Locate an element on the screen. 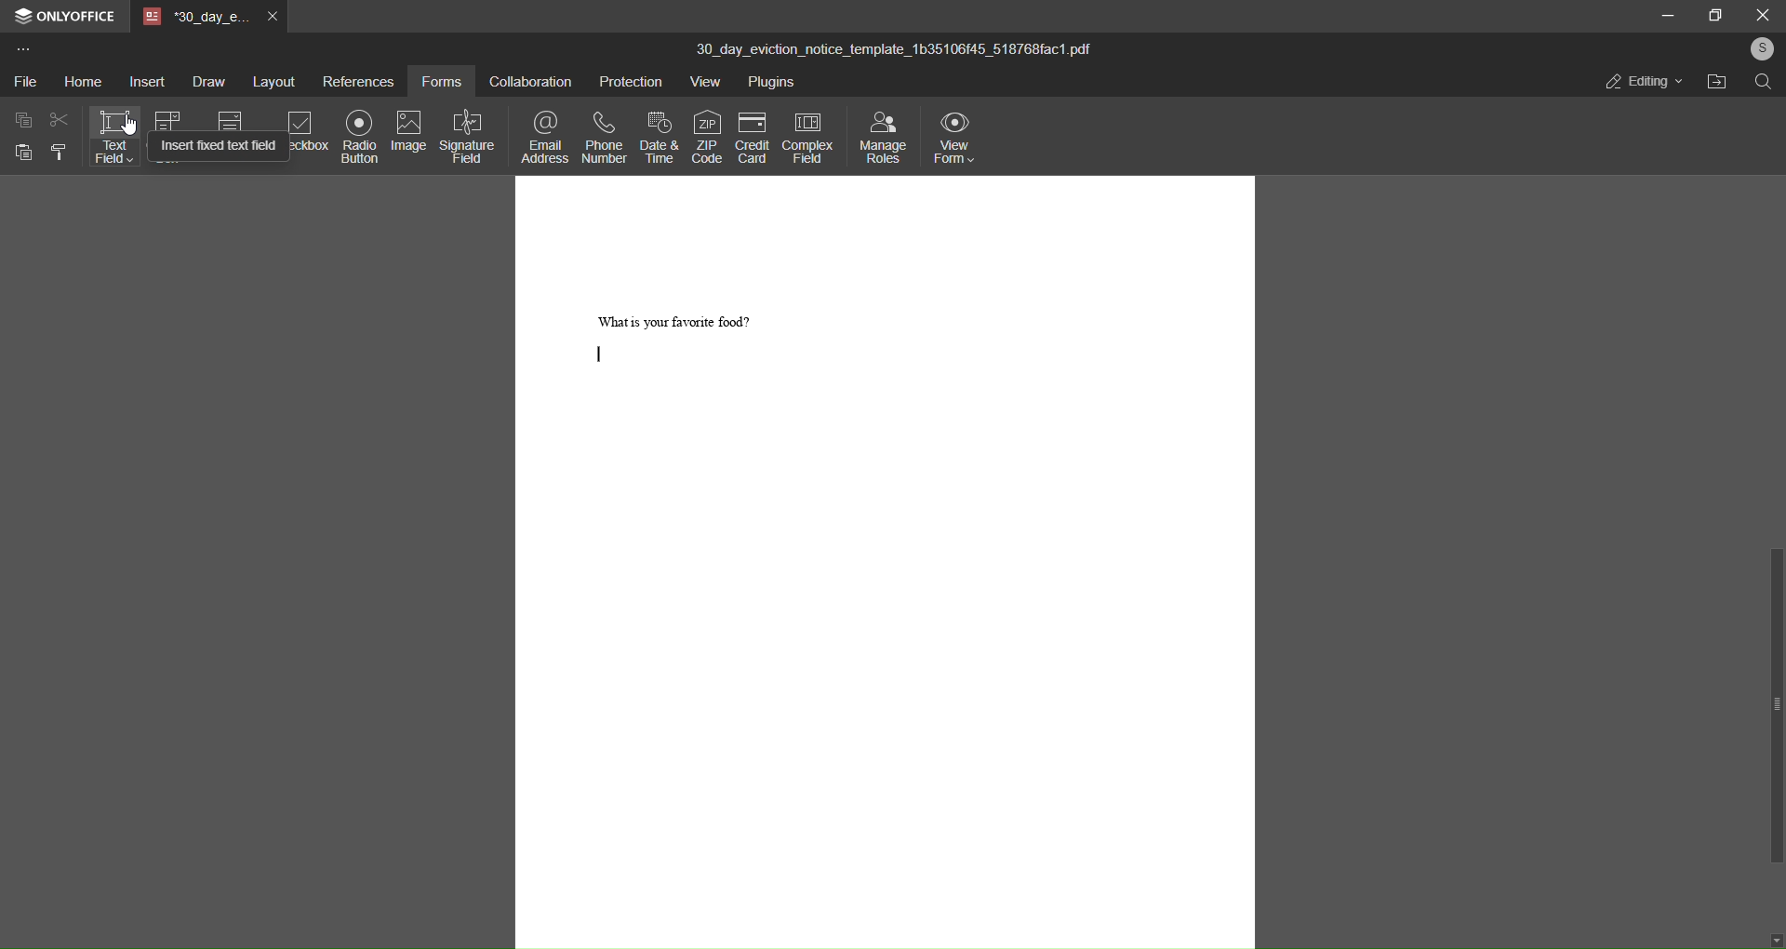  credit card is located at coordinates (748, 138).